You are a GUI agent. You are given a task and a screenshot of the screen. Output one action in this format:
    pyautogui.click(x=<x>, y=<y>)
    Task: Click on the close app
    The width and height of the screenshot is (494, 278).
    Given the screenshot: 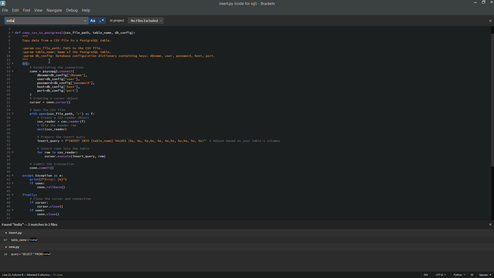 What is the action you would take?
    pyautogui.click(x=491, y=2)
    